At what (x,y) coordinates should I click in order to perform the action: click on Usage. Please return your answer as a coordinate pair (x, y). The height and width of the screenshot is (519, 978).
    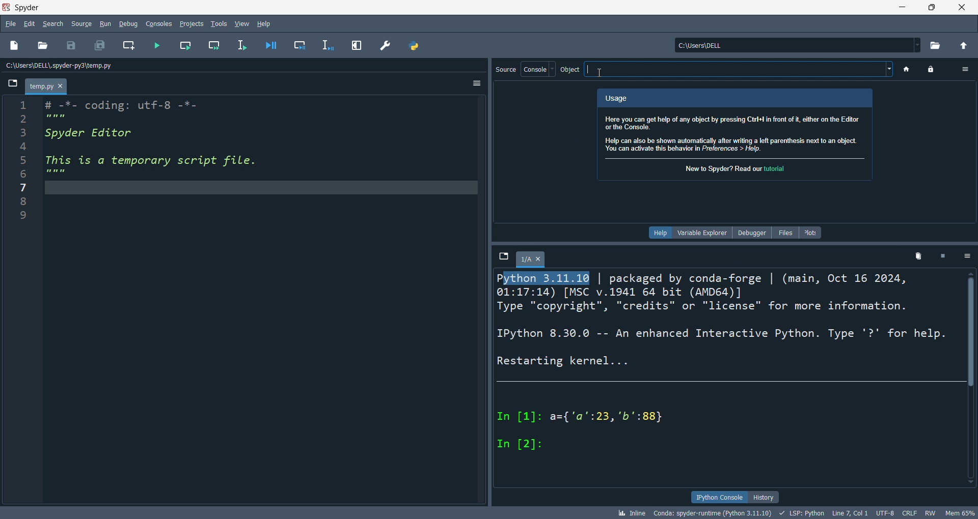
    Looking at the image, I should click on (620, 98).